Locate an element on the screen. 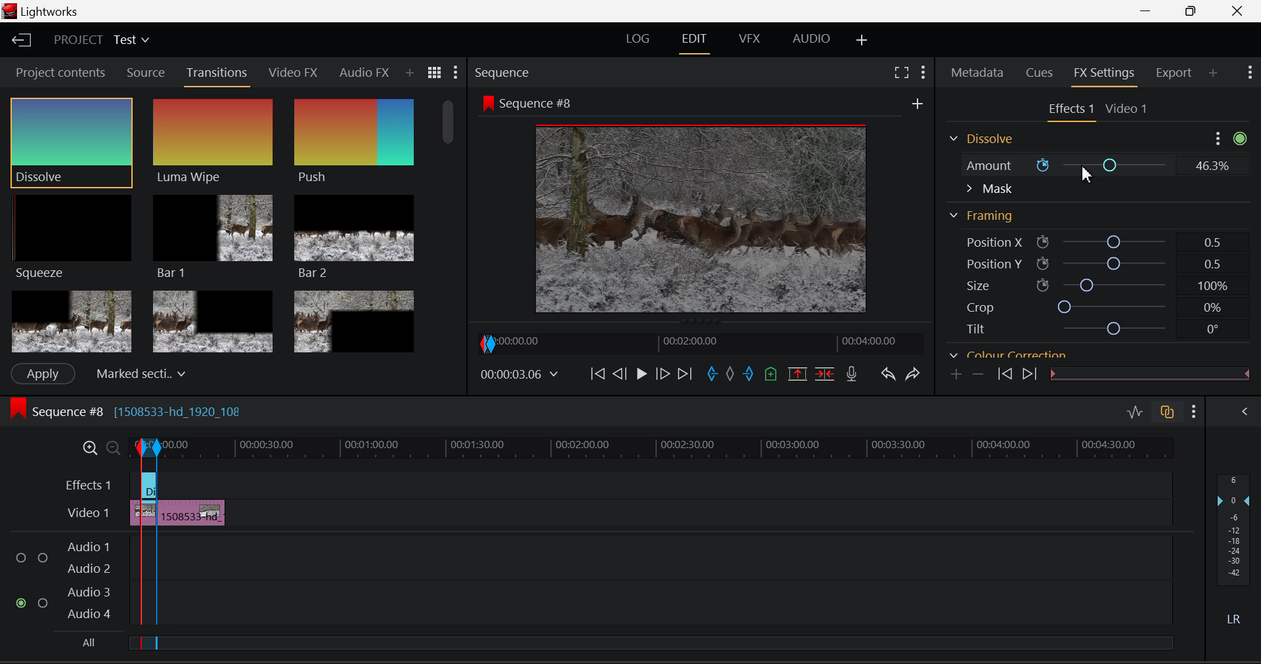  Cursor MOUSE_DOWN on Amount is located at coordinates (1094, 165).